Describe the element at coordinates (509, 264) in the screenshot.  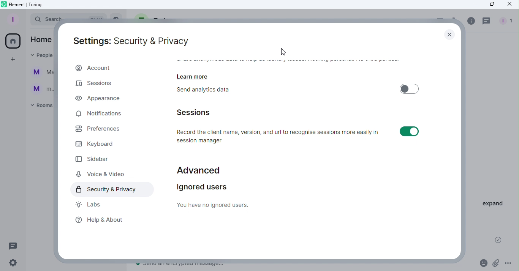
I see `More options` at that location.